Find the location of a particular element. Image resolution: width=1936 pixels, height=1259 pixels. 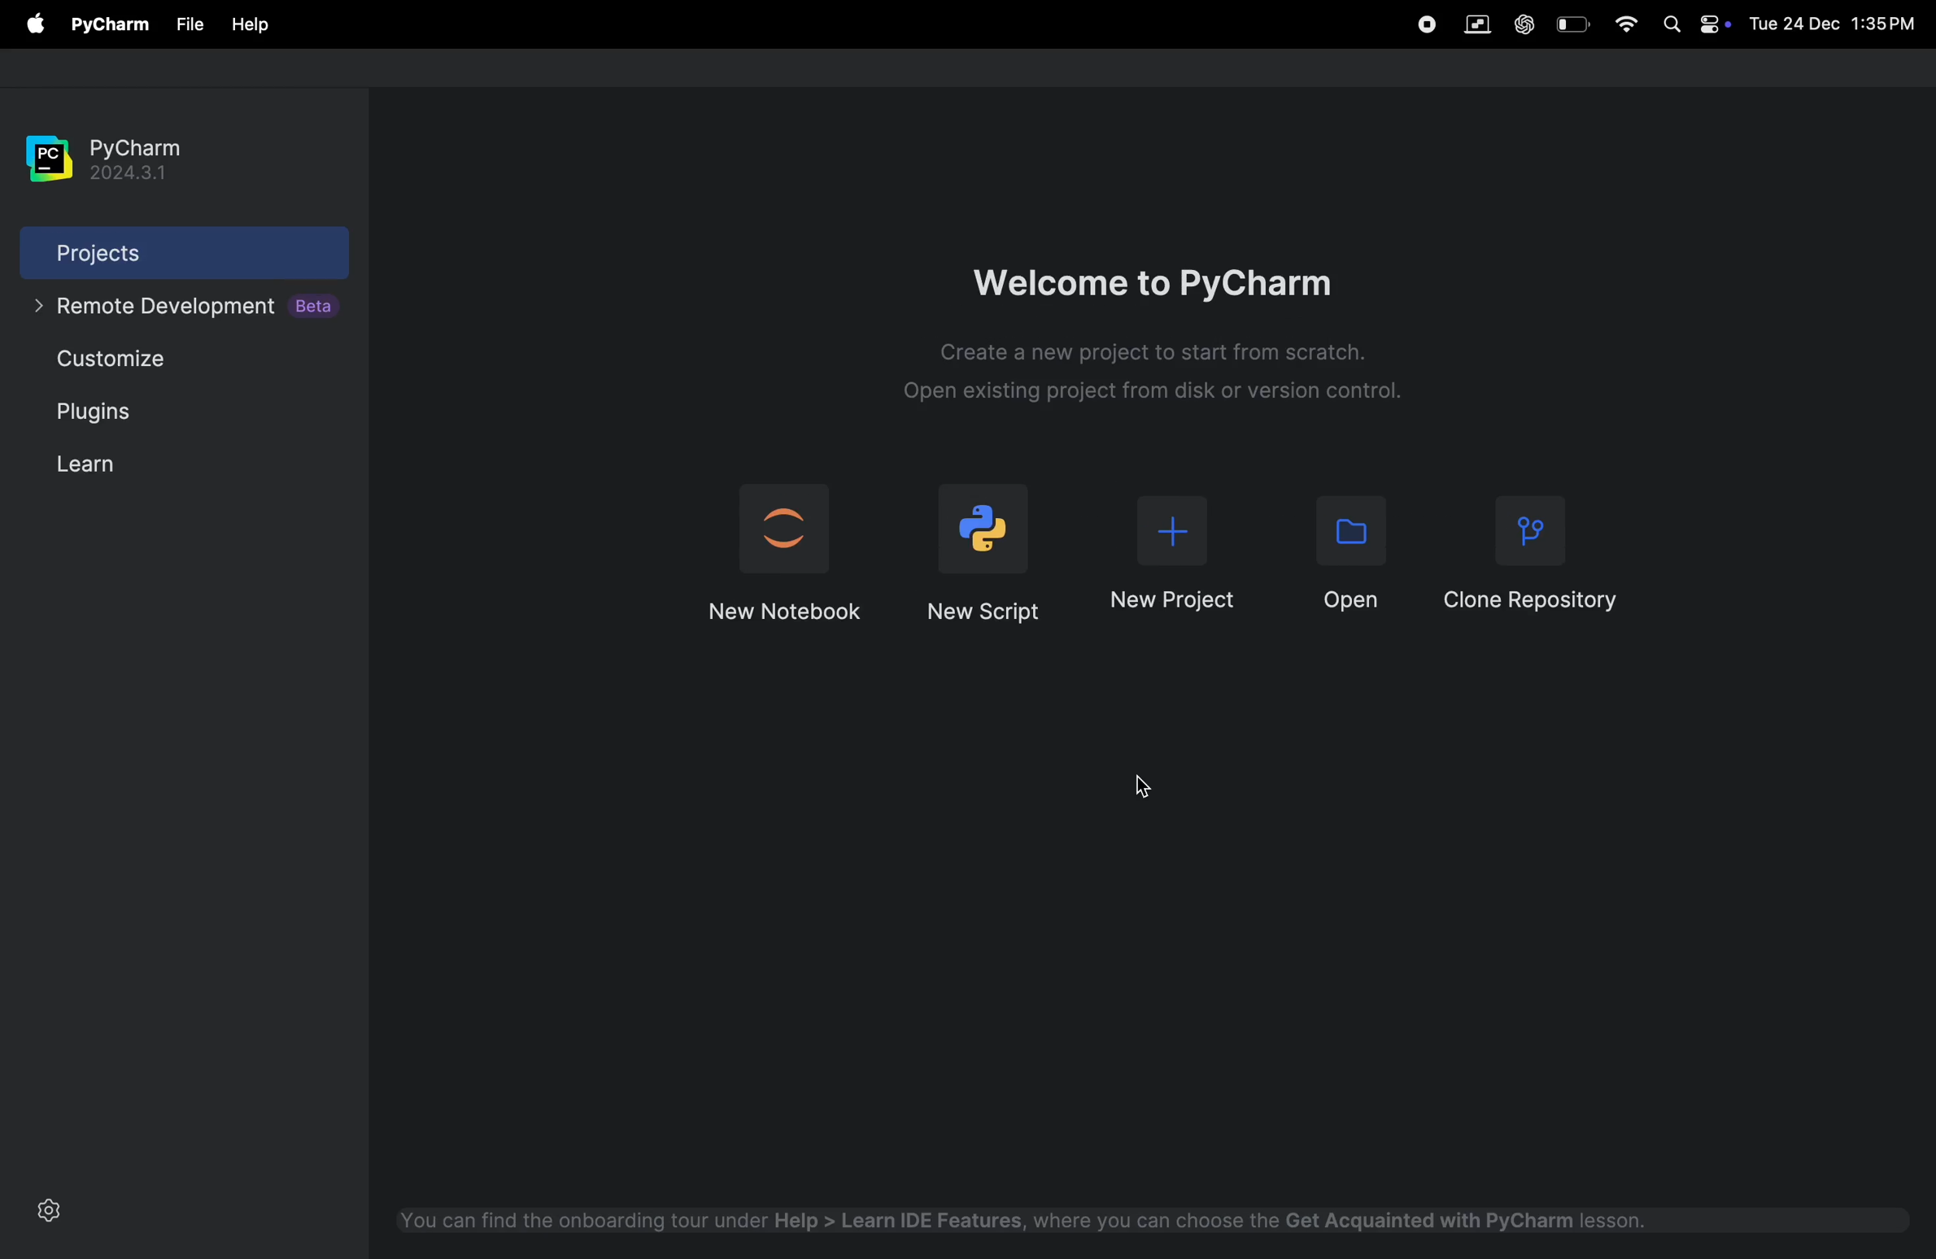

date and time is located at coordinates (1834, 20).